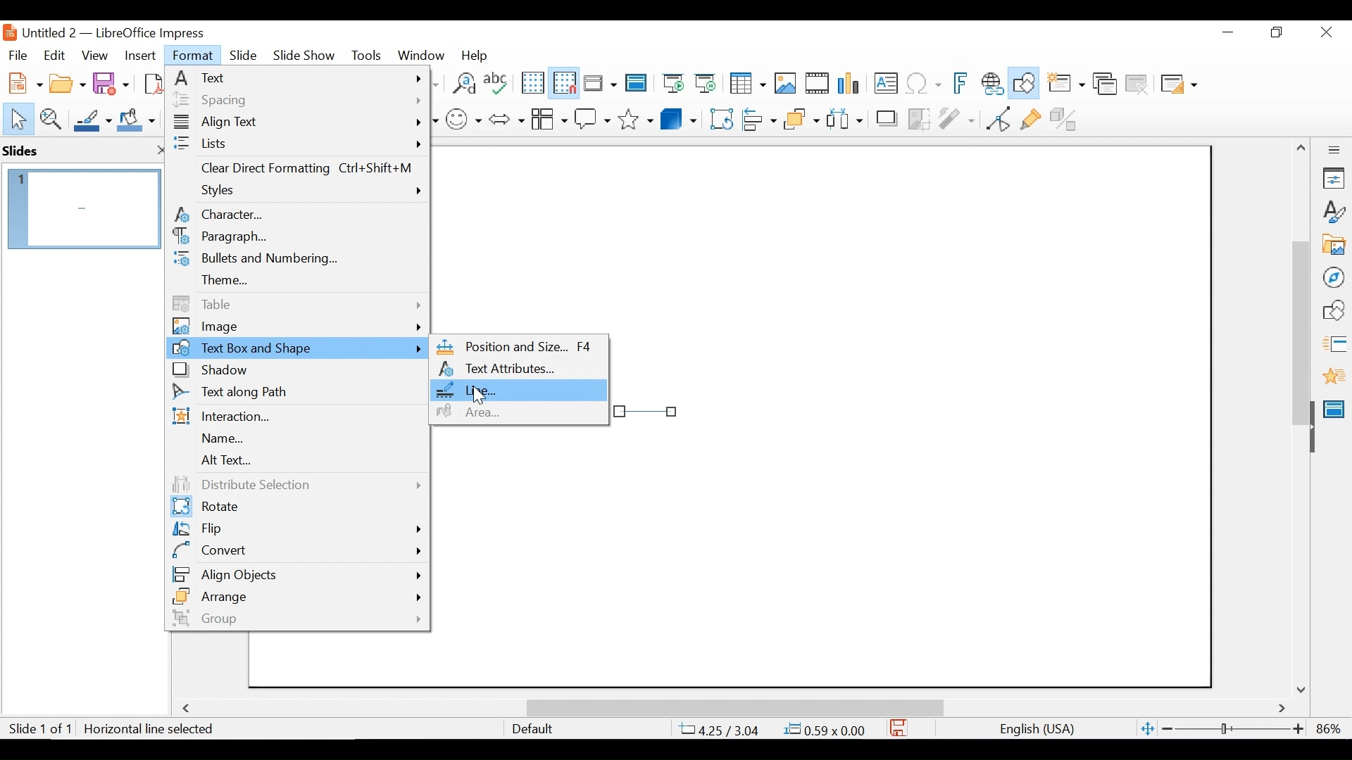 This screenshot has width=1352, height=760. Describe the element at coordinates (82, 208) in the screenshot. I see `Slide Preview` at that location.